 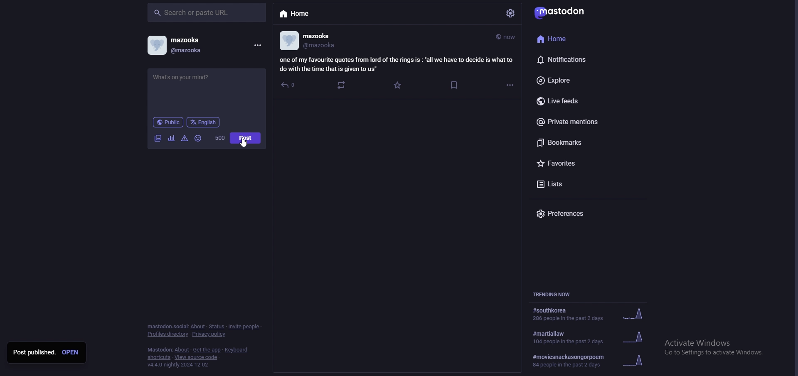 What do you see at coordinates (310, 40) in the screenshot?
I see `profile` at bounding box center [310, 40].